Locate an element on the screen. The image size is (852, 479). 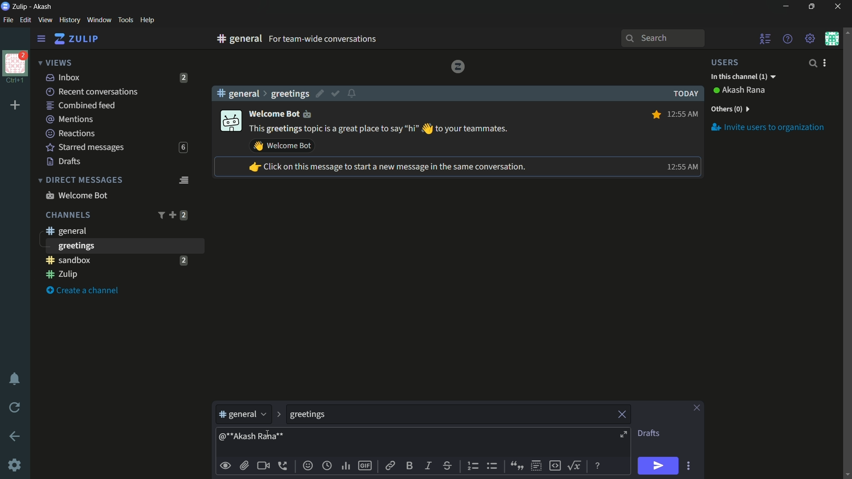
search is located at coordinates (812, 63).